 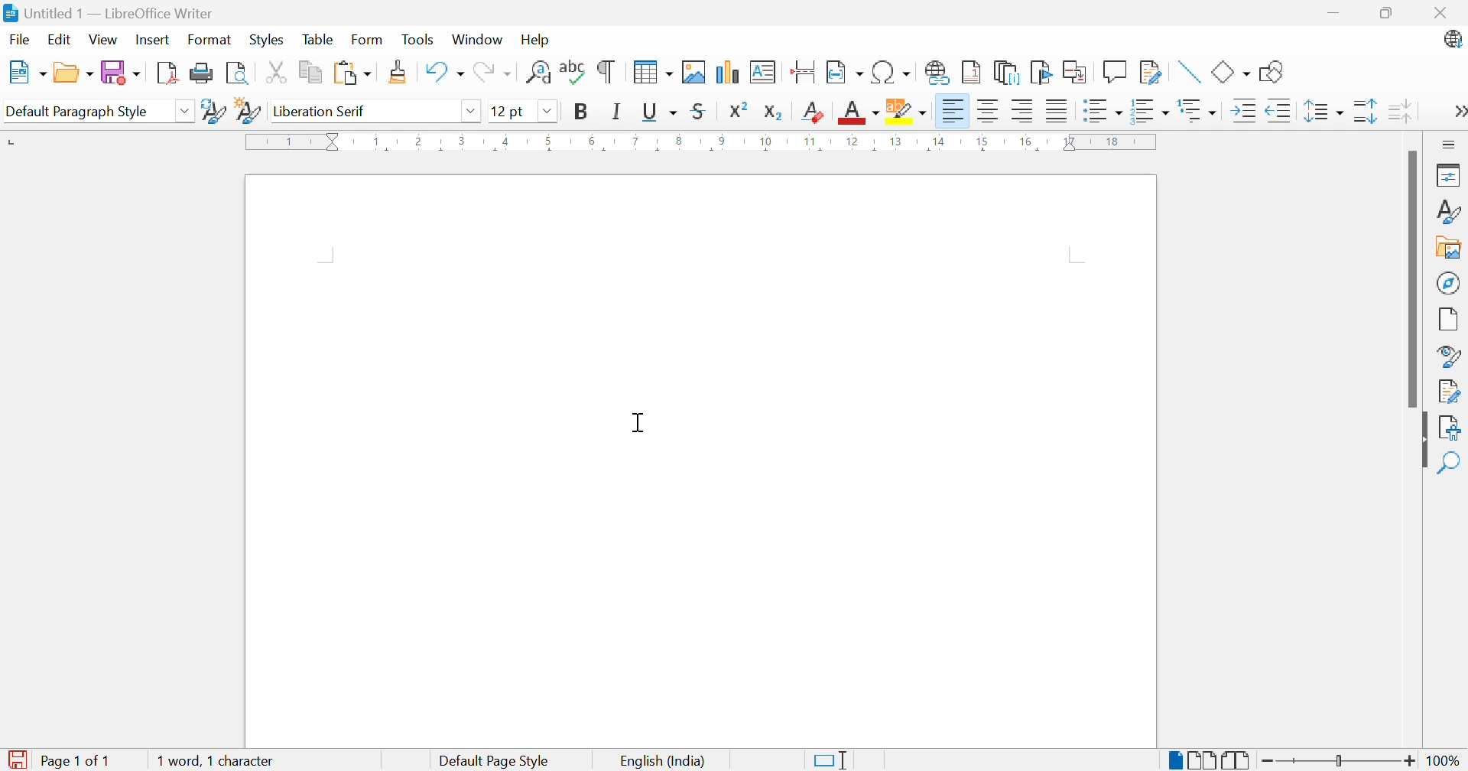 What do you see at coordinates (475, 113) in the screenshot?
I see `Drop down` at bounding box center [475, 113].